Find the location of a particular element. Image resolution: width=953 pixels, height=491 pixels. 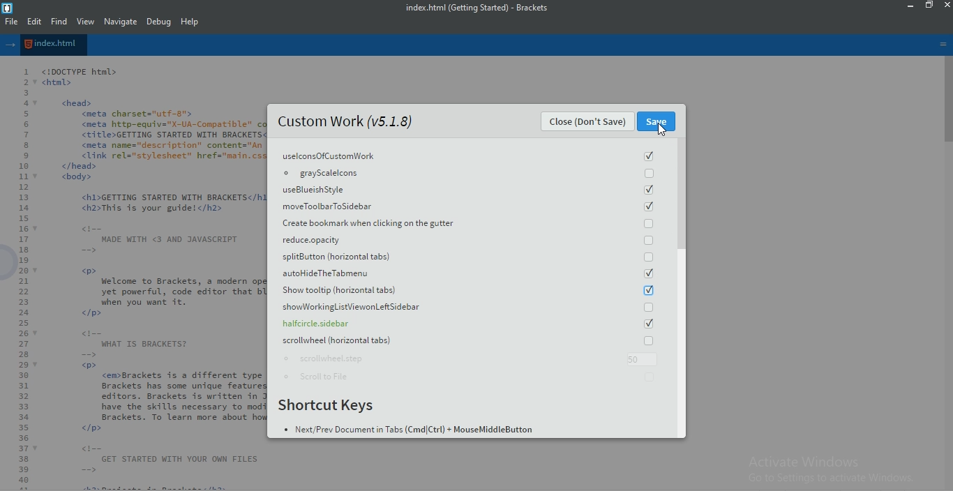

autohideTheTabmenu is located at coordinates (470, 273).